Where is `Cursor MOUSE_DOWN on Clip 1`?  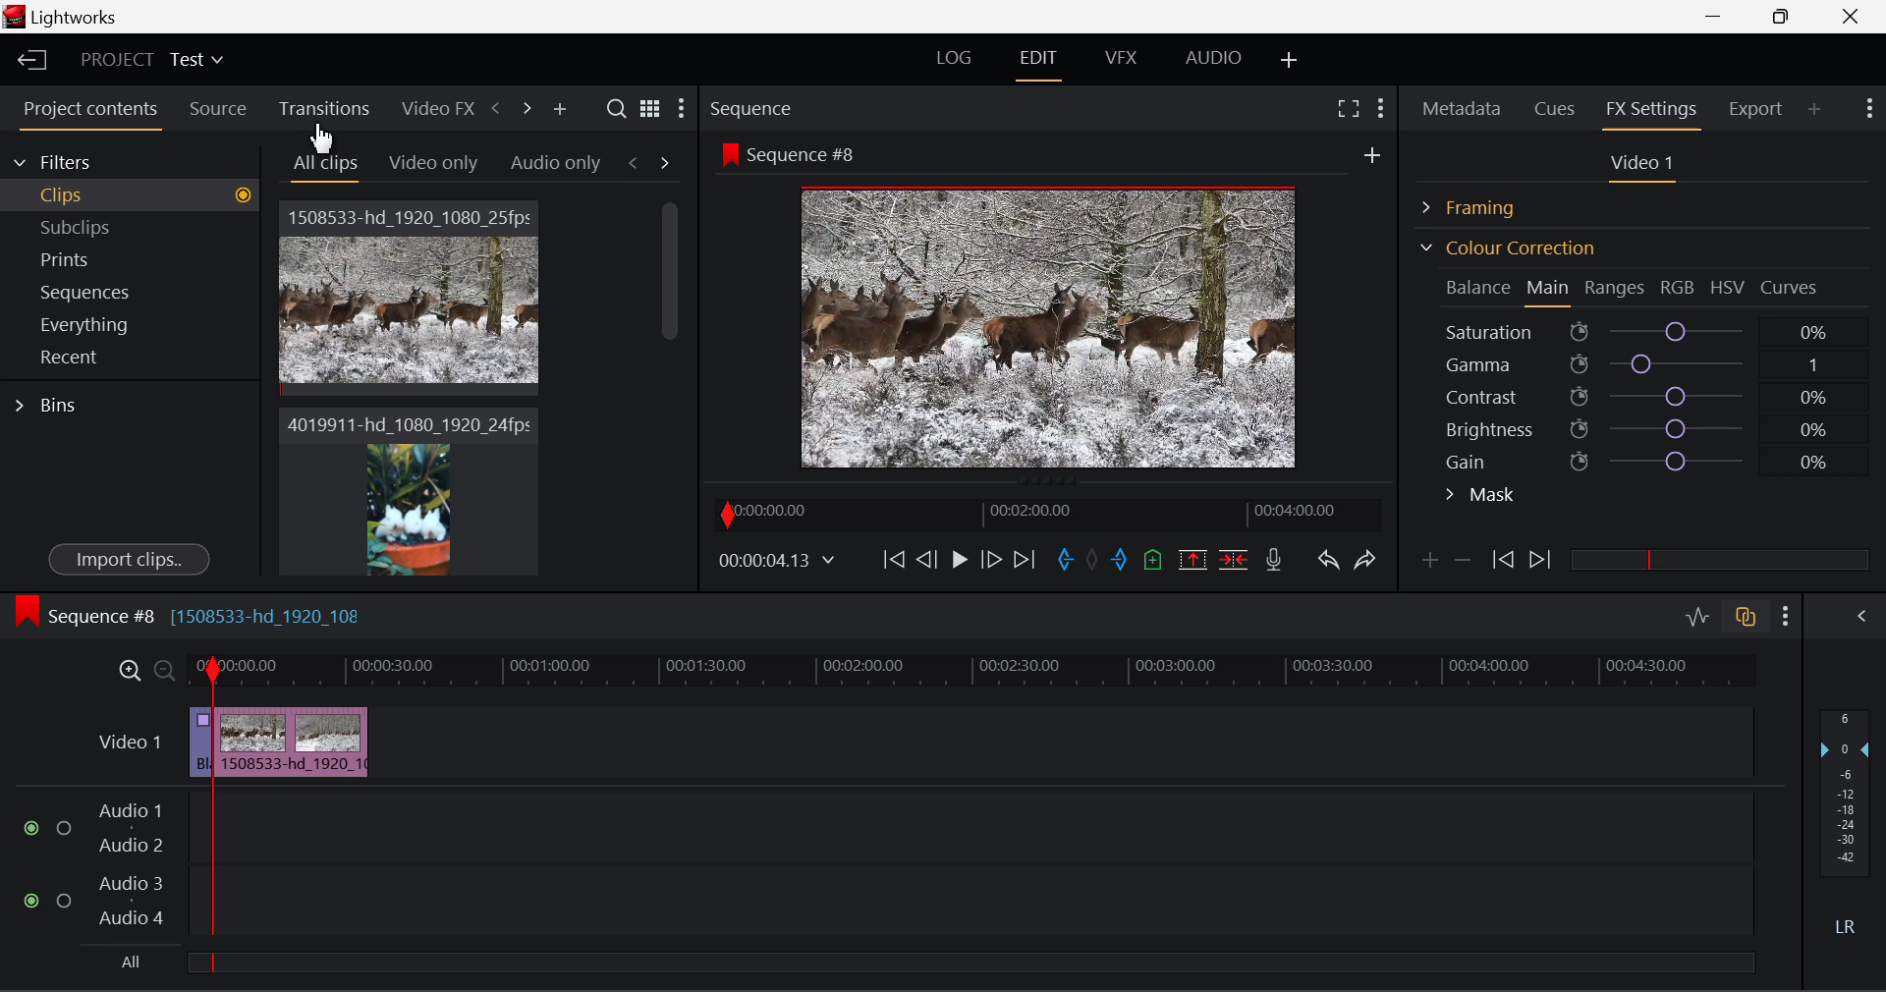 Cursor MOUSE_DOWN on Clip 1 is located at coordinates (411, 317).